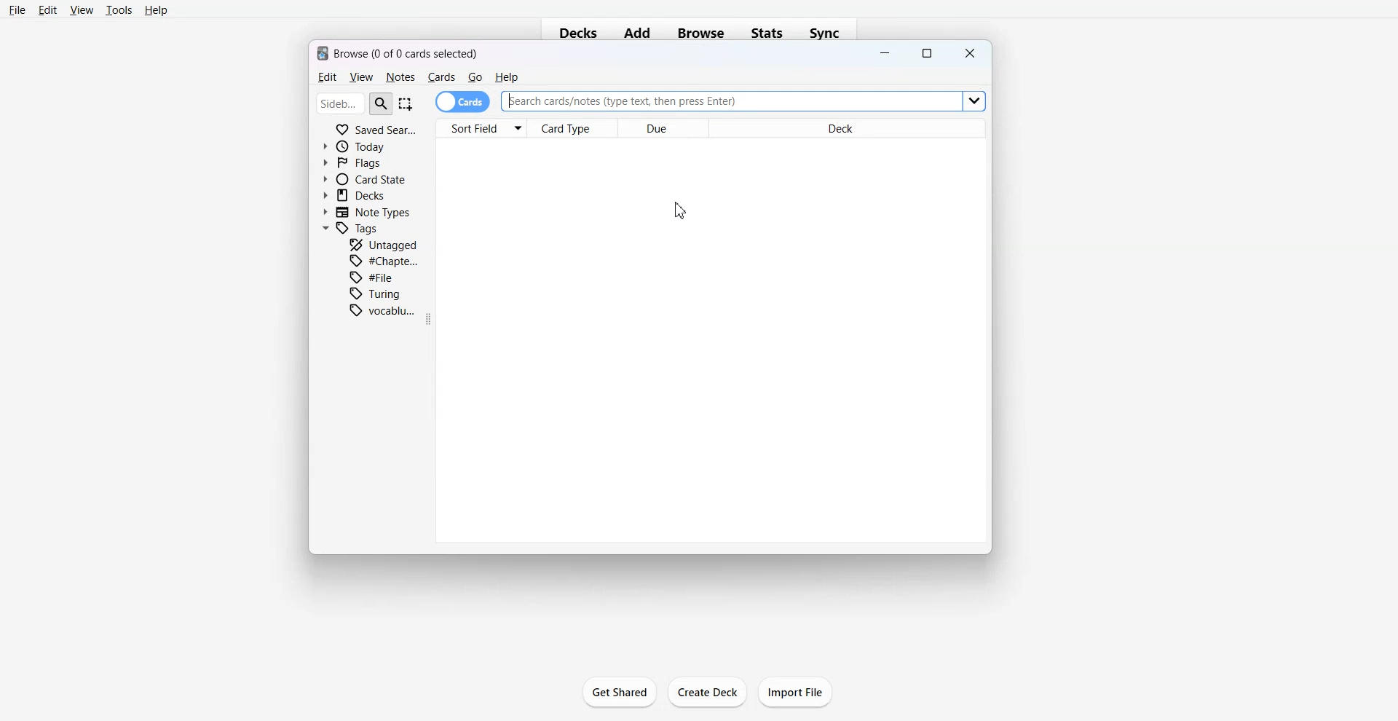 The height and width of the screenshot is (721, 1398). I want to click on Today, so click(358, 146).